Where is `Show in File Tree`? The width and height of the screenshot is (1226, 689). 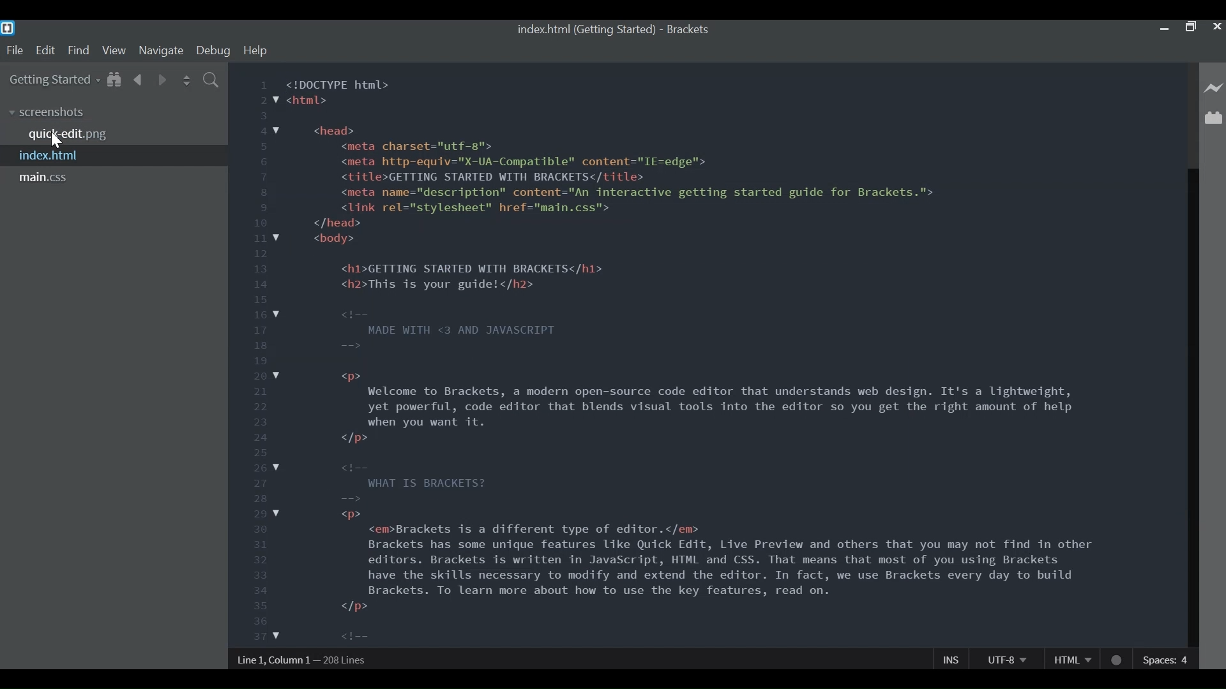
Show in File Tree is located at coordinates (117, 79).